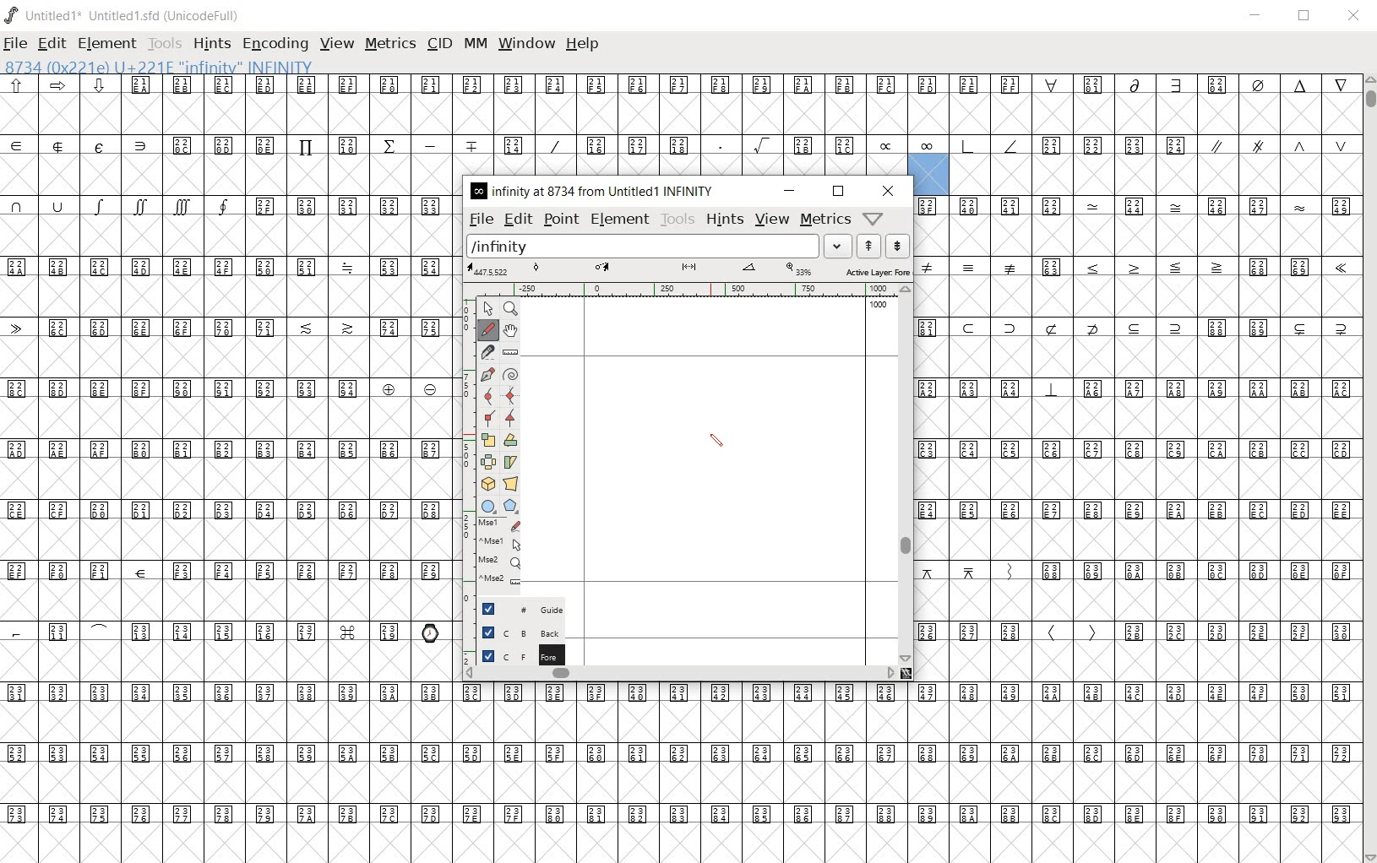 Image resolution: width=1377 pixels, height=863 pixels. Describe the element at coordinates (233, 388) in the screenshot. I see `Unicode code points` at that location.